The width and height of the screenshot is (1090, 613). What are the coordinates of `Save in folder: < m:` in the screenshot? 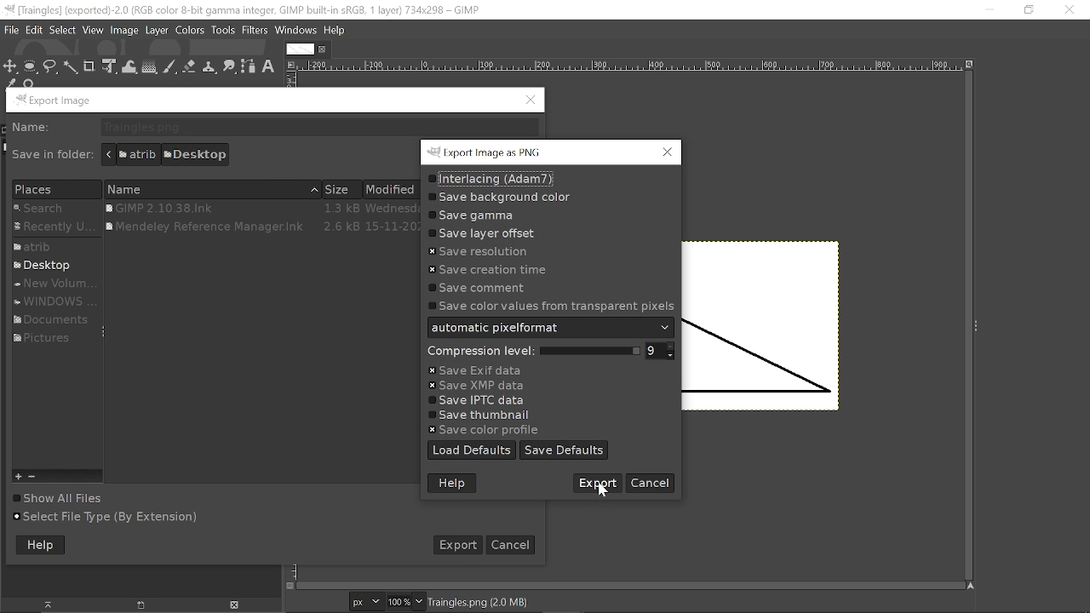 It's located at (53, 155).